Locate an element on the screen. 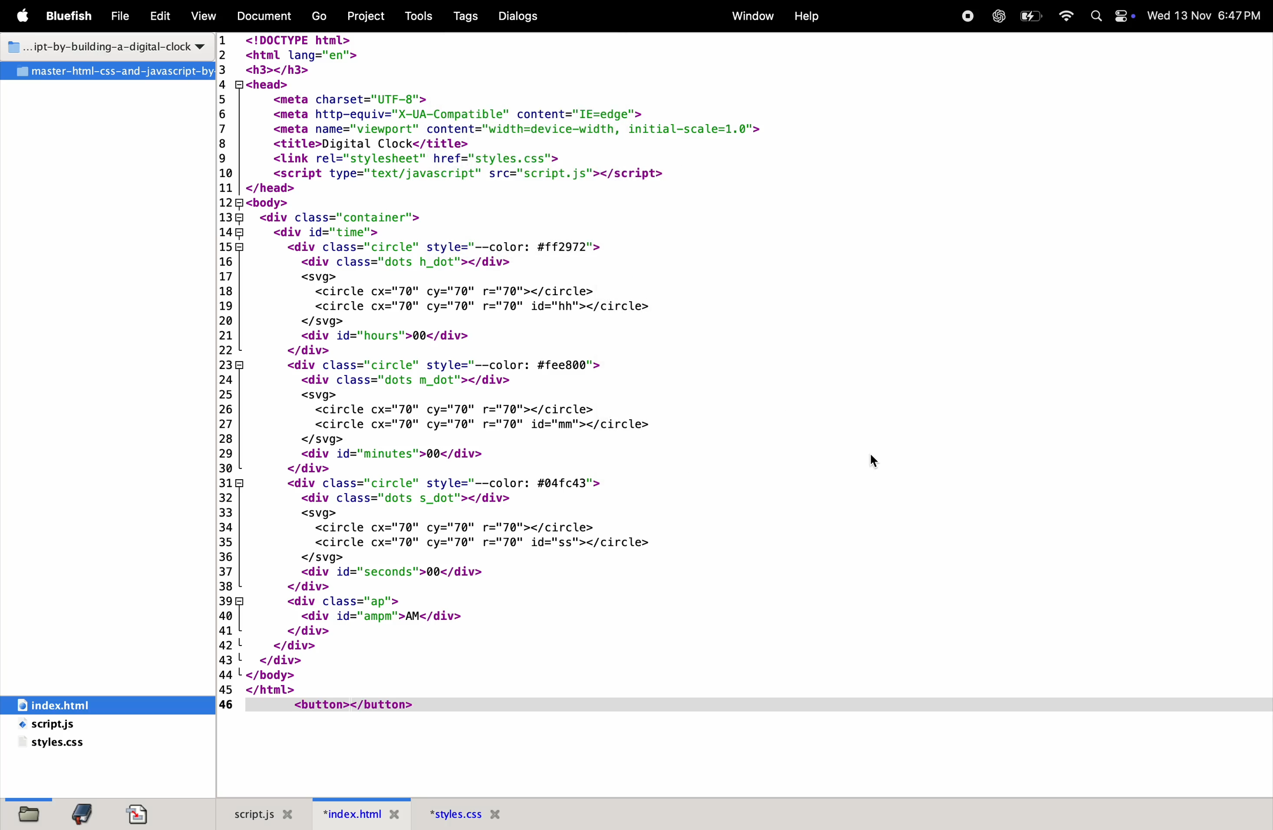  Close file is located at coordinates (394, 816).